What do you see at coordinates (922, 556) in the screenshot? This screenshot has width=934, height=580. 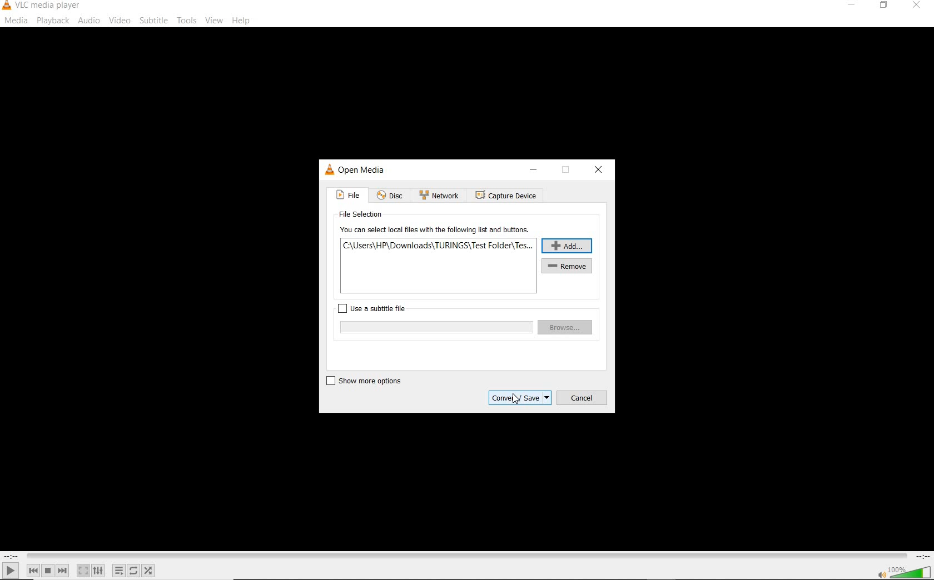 I see `remaining time` at bounding box center [922, 556].